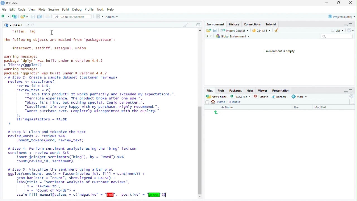  Describe the element at coordinates (240, 96) in the screenshot. I see `New File` at that location.